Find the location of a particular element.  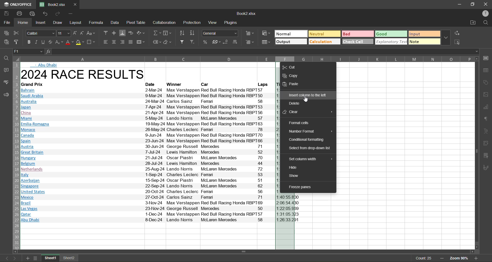

| Abu Dhabi 8-Dec-24 Lando Norris McLaren Mercedes 58 1:26:33.291 is located at coordinates (162, 220).